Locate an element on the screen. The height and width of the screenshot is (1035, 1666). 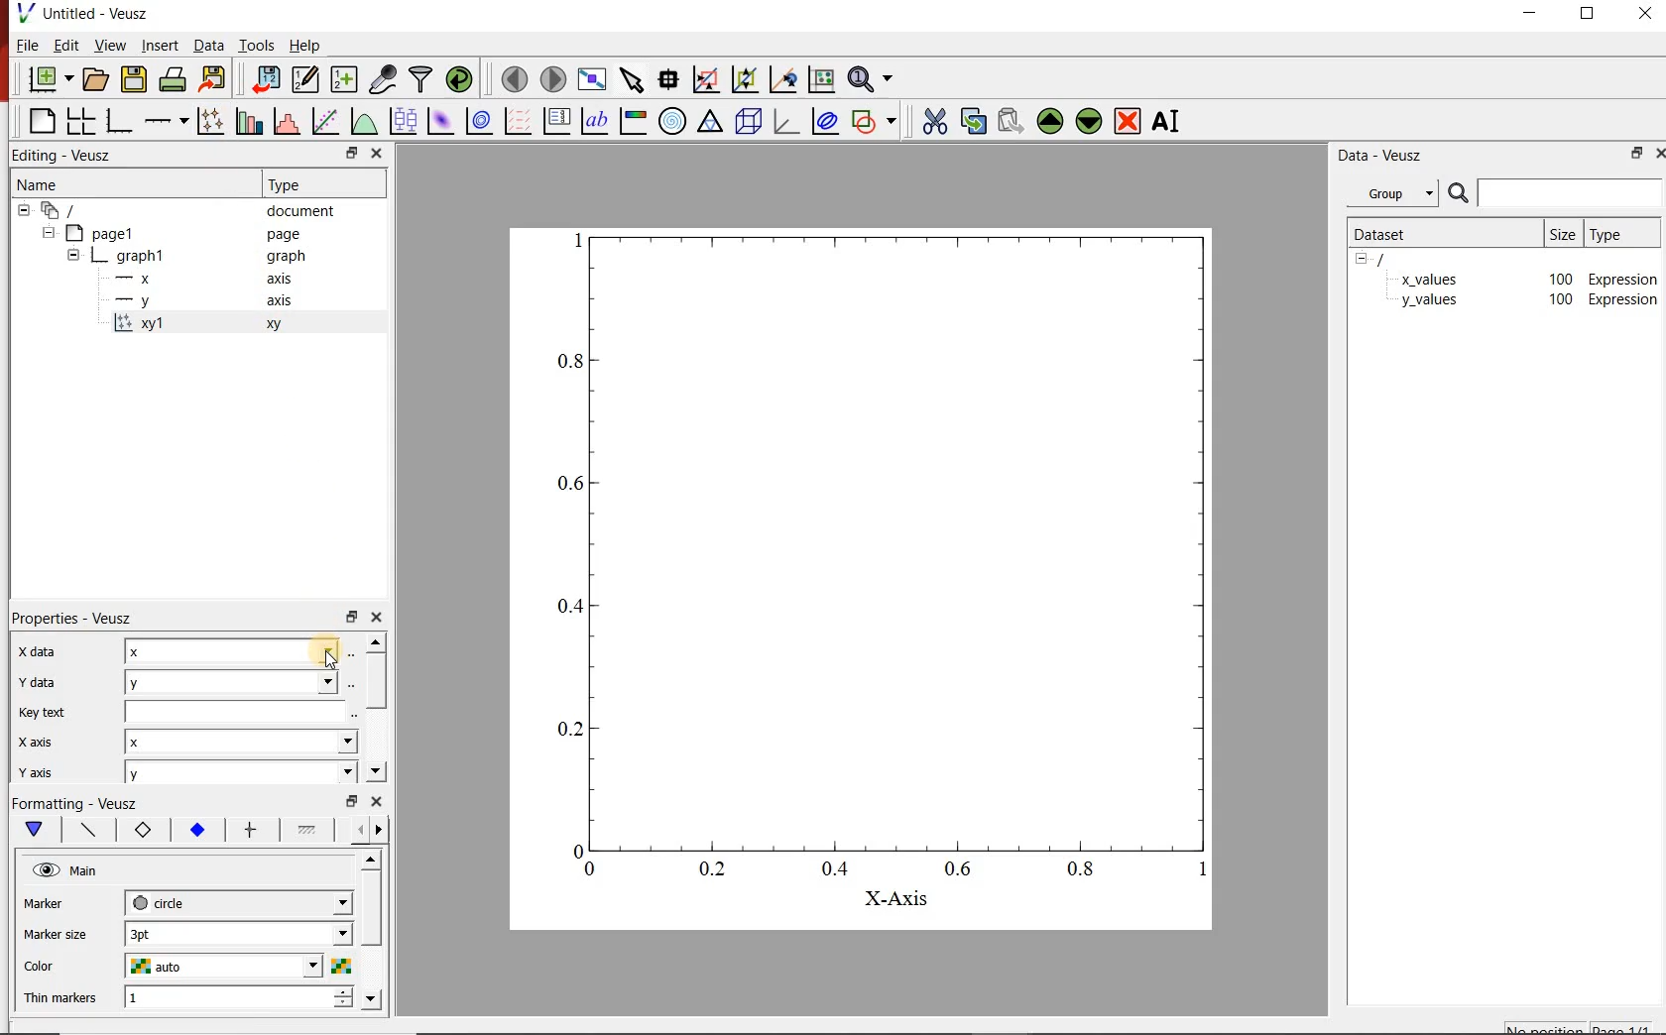
X-Axis is located at coordinates (895, 899).